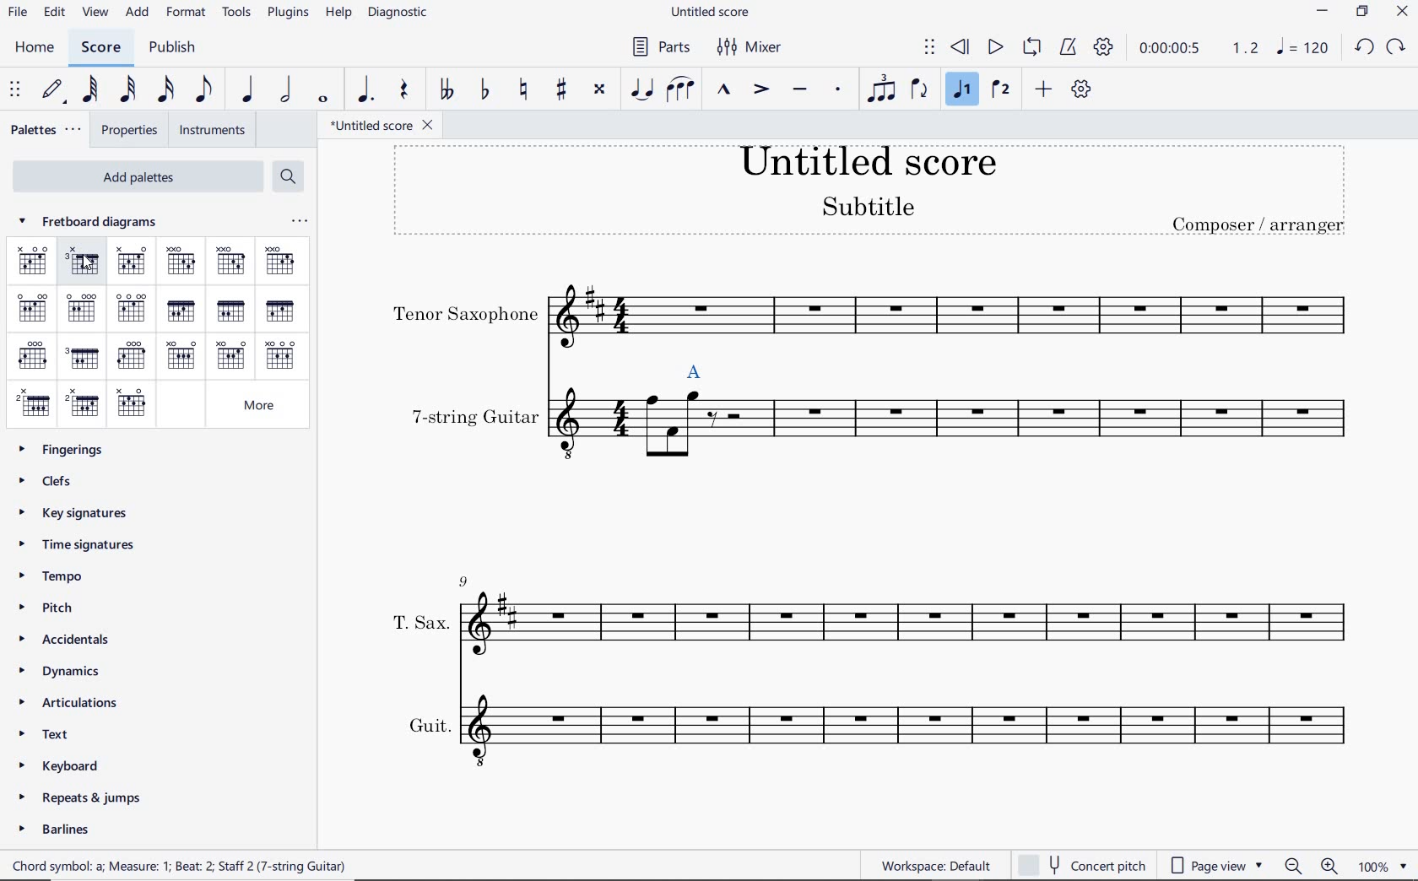 The height and width of the screenshot is (881, 1418). What do you see at coordinates (483, 90) in the screenshot?
I see `TOGGLE FLAT` at bounding box center [483, 90].